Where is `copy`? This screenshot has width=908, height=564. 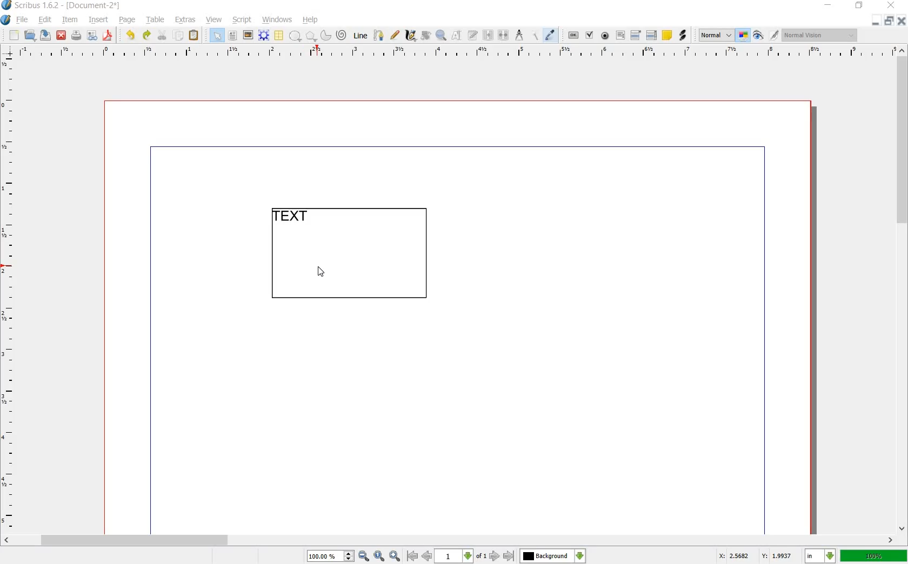 copy is located at coordinates (179, 36).